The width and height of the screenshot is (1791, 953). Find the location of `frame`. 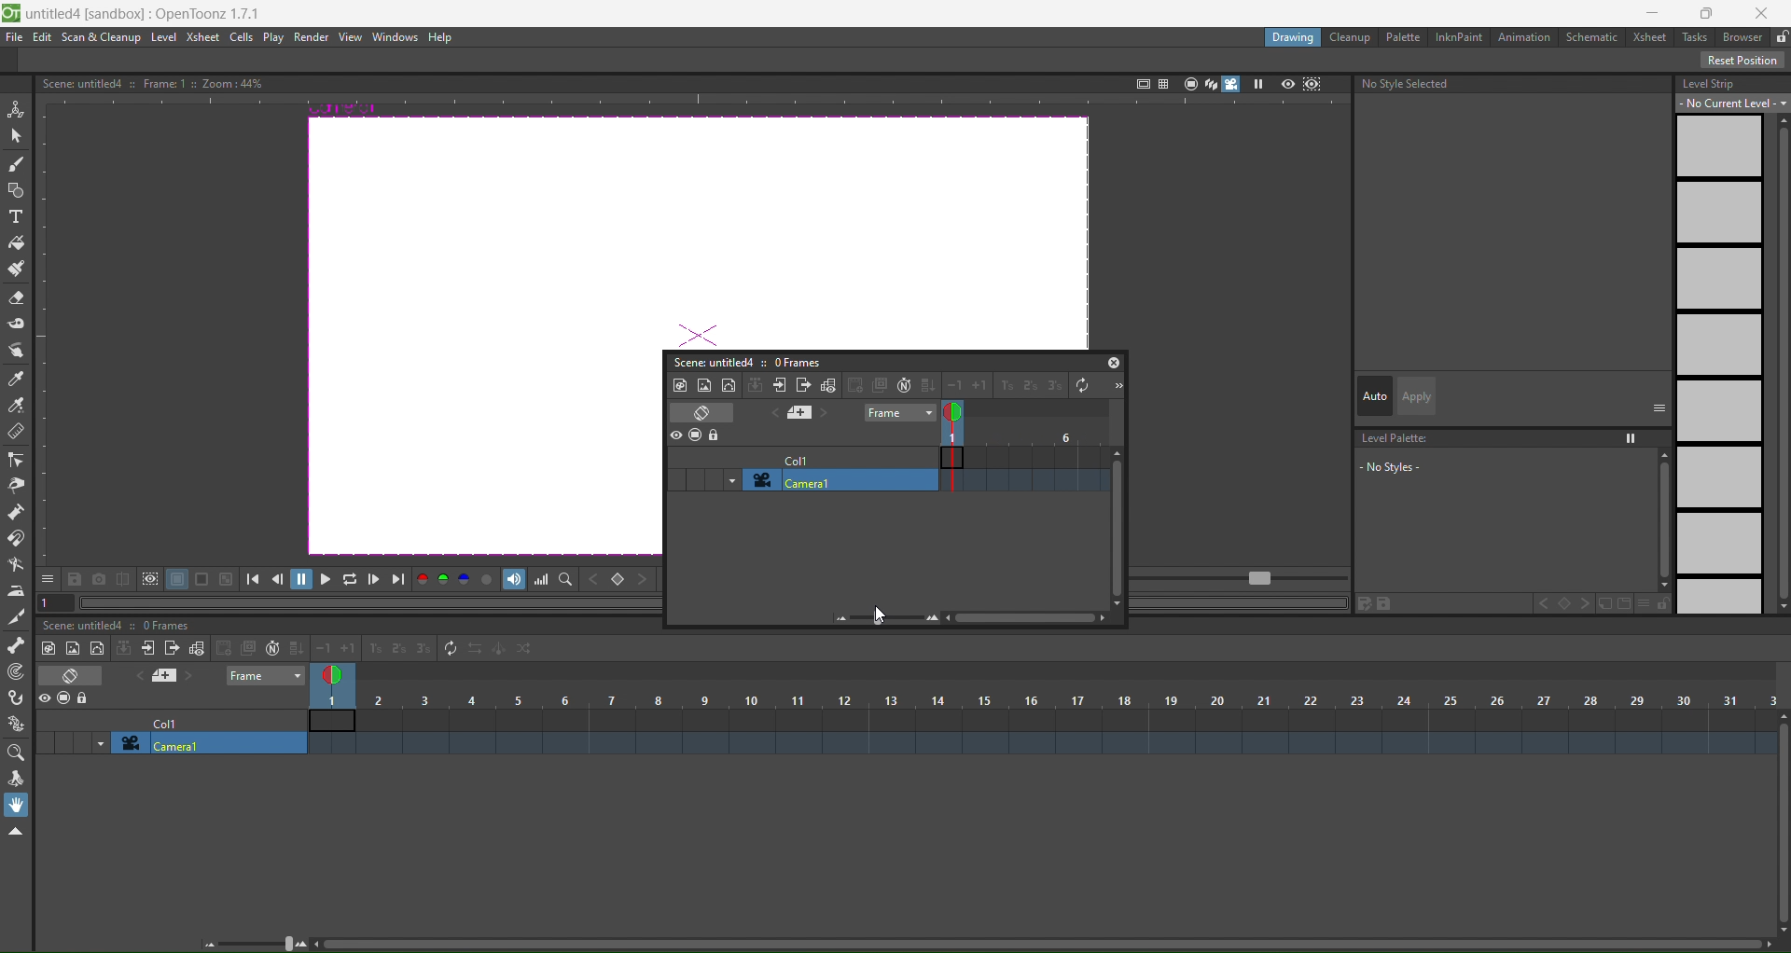

frame is located at coordinates (267, 675).